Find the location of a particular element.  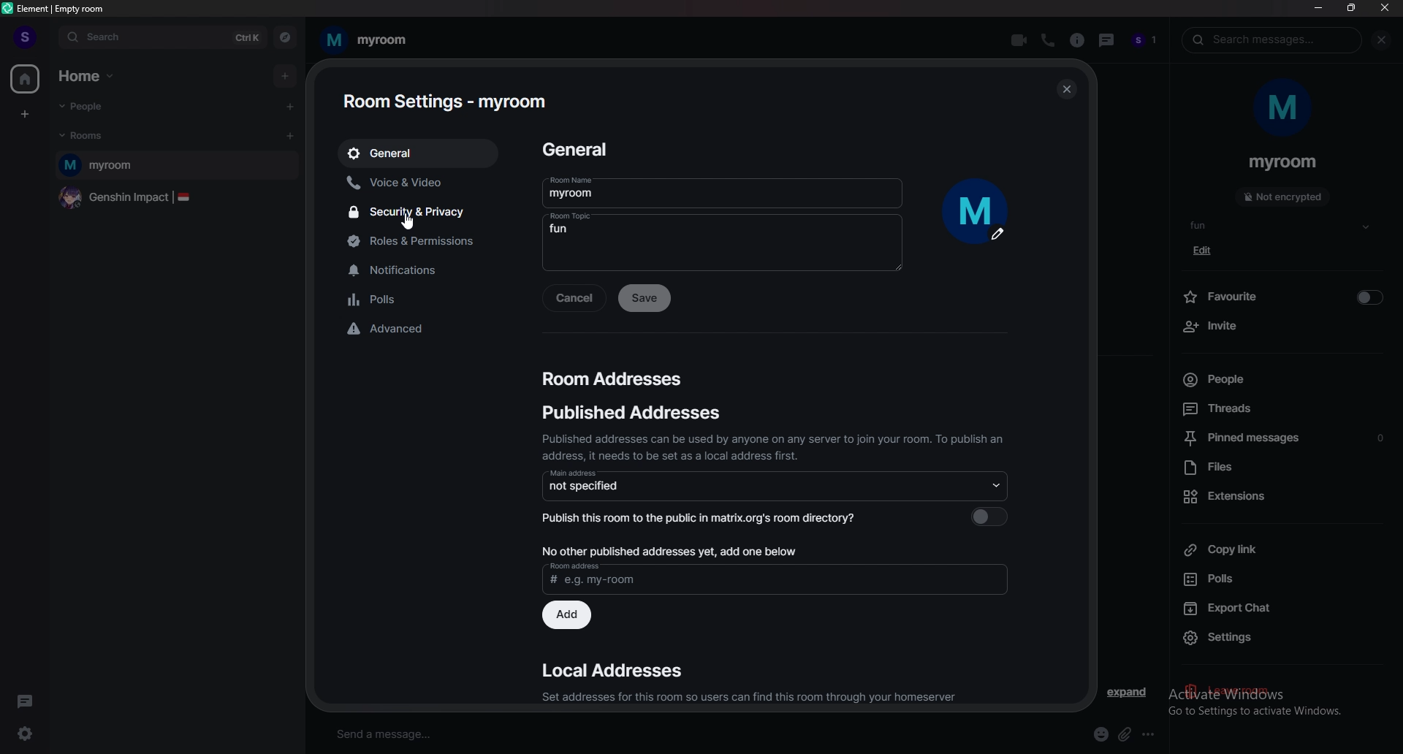

favourite is located at coordinates (1285, 297).